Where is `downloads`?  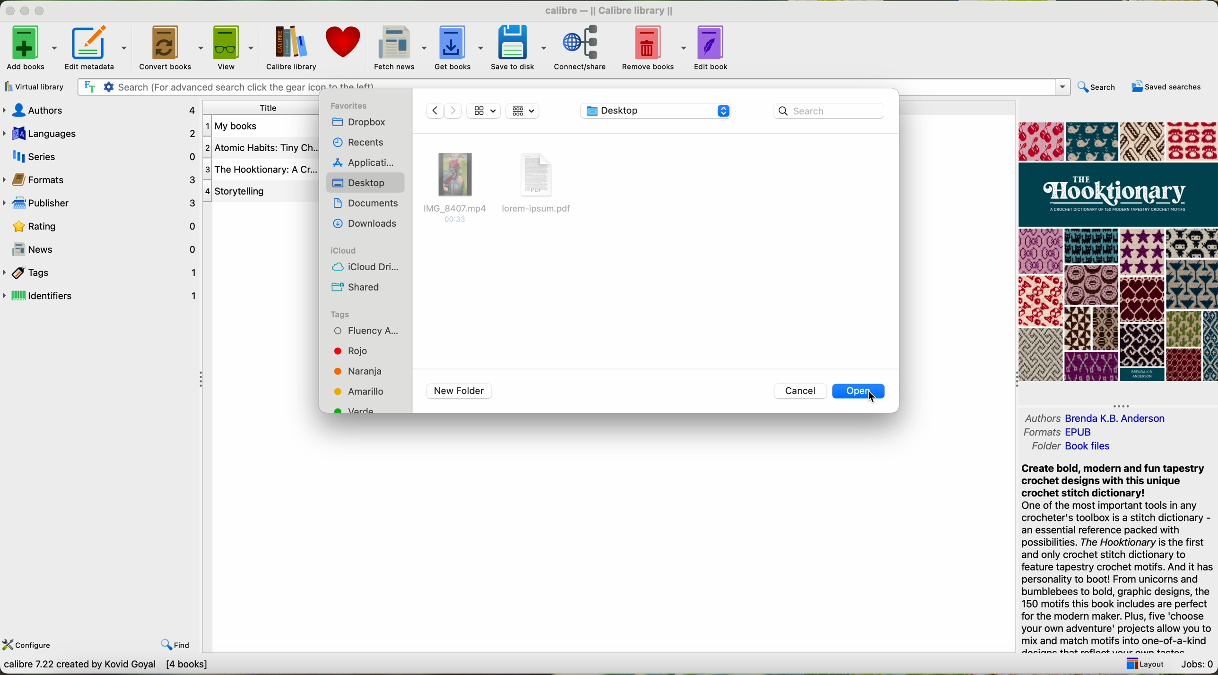
downloads is located at coordinates (365, 223).